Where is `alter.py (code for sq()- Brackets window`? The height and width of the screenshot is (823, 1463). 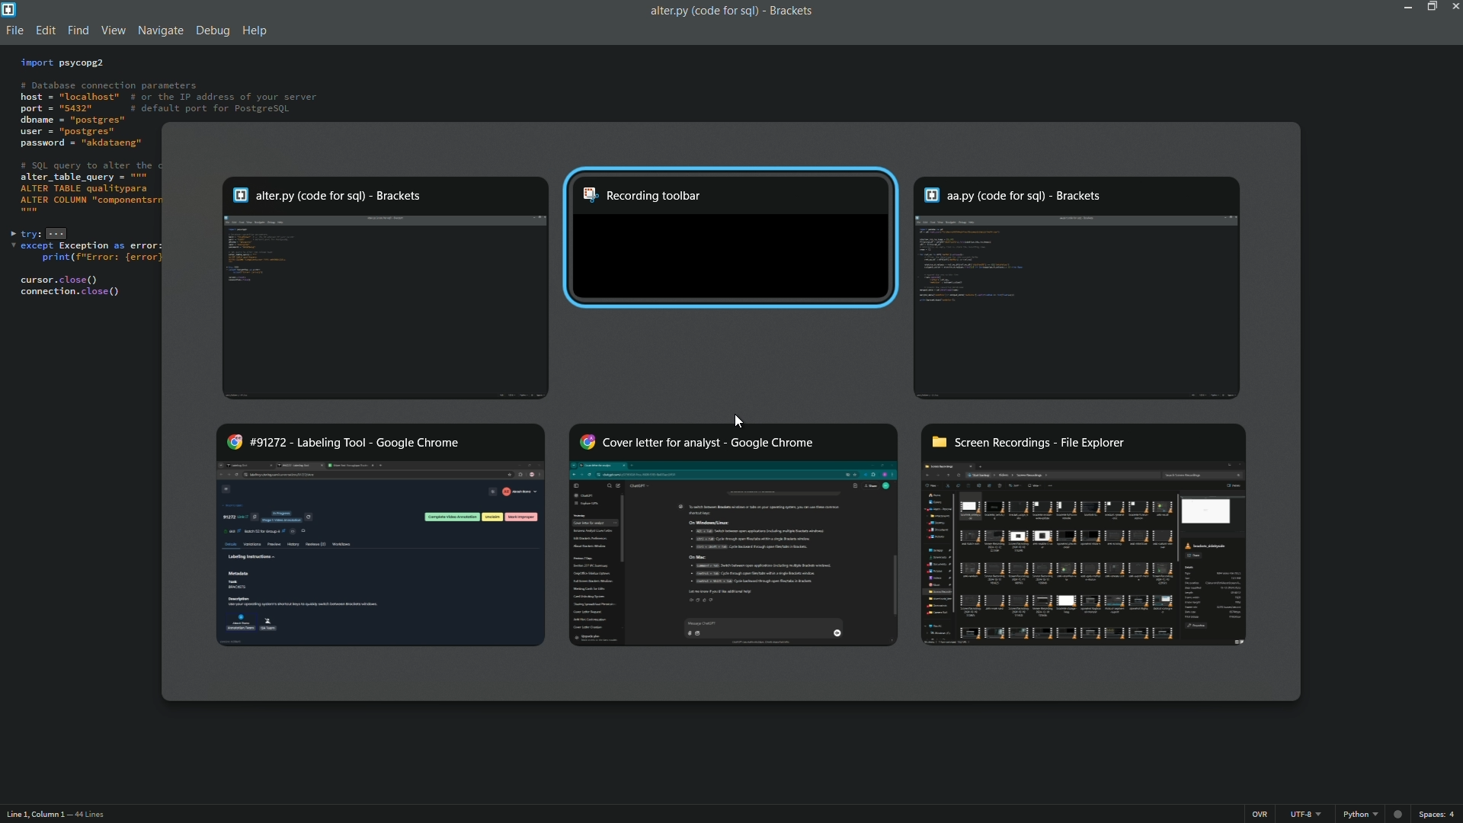
alter.py (code for sq()- Brackets window is located at coordinates (386, 287).